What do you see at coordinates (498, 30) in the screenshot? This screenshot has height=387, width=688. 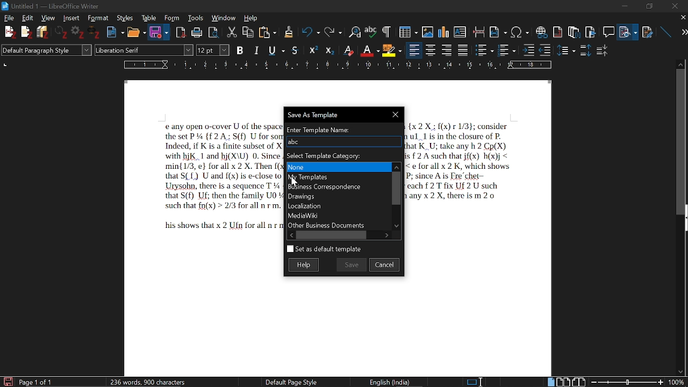 I see `Insert field` at bounding box center [498, 30].